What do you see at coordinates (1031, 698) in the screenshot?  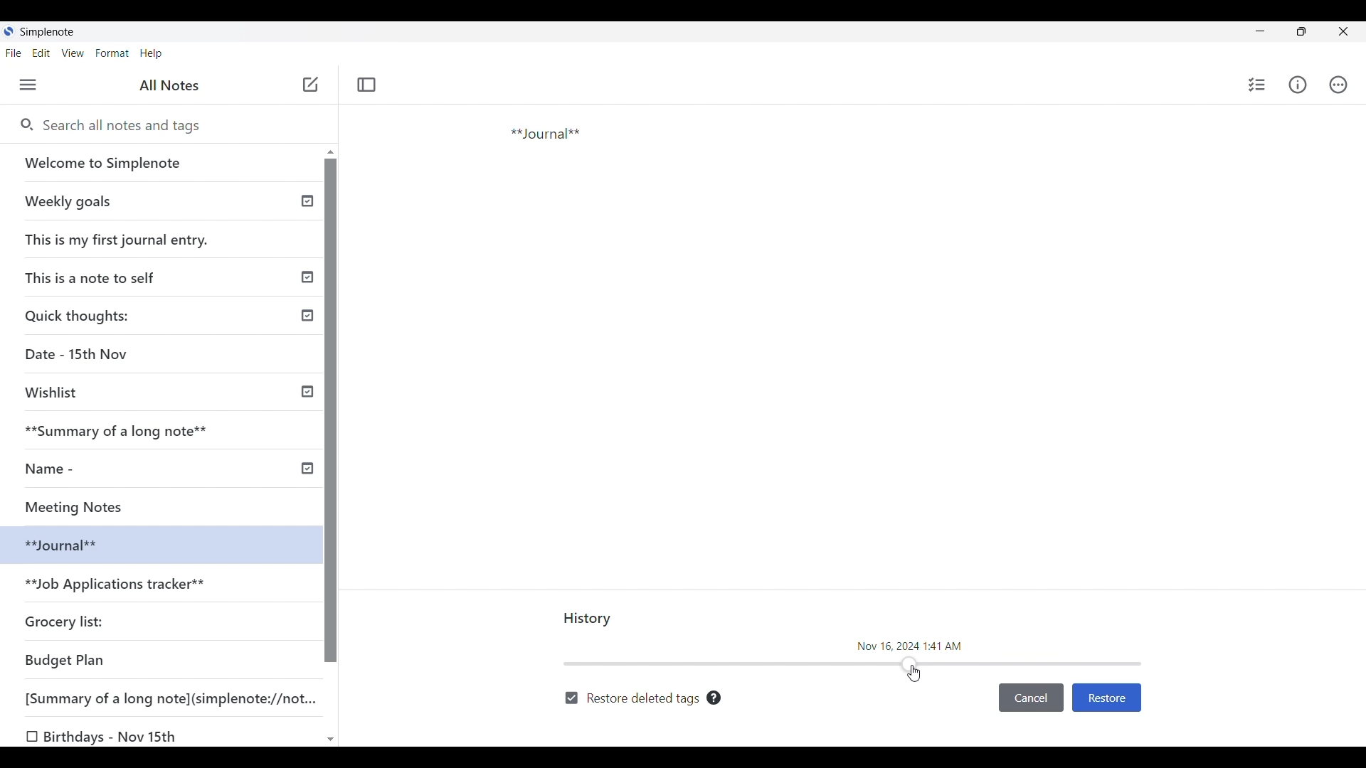 I see `Cancel inputs made` at bounding box center [1031, 698].